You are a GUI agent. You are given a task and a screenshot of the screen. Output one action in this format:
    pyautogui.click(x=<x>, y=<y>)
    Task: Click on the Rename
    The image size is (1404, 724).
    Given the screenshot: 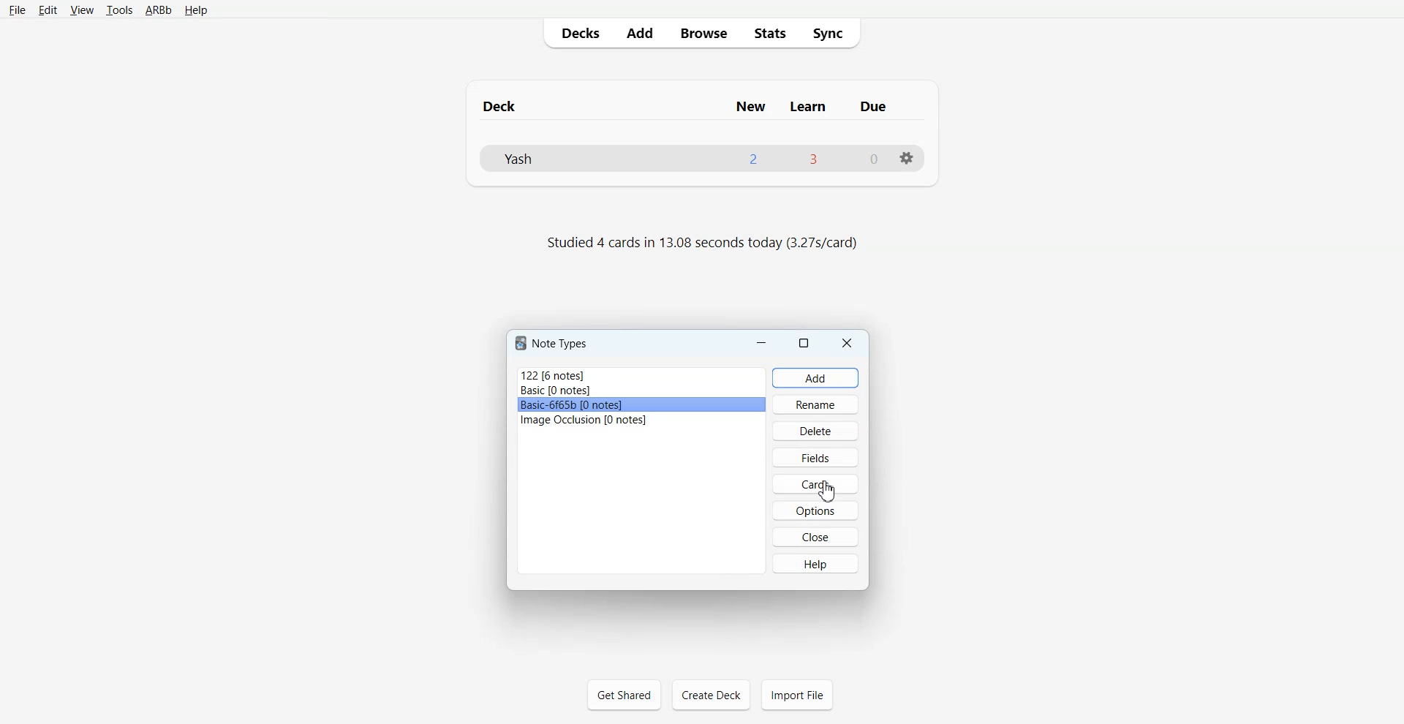 What is the action you would take?
    pyautogui.click(x=817, y=404)
    